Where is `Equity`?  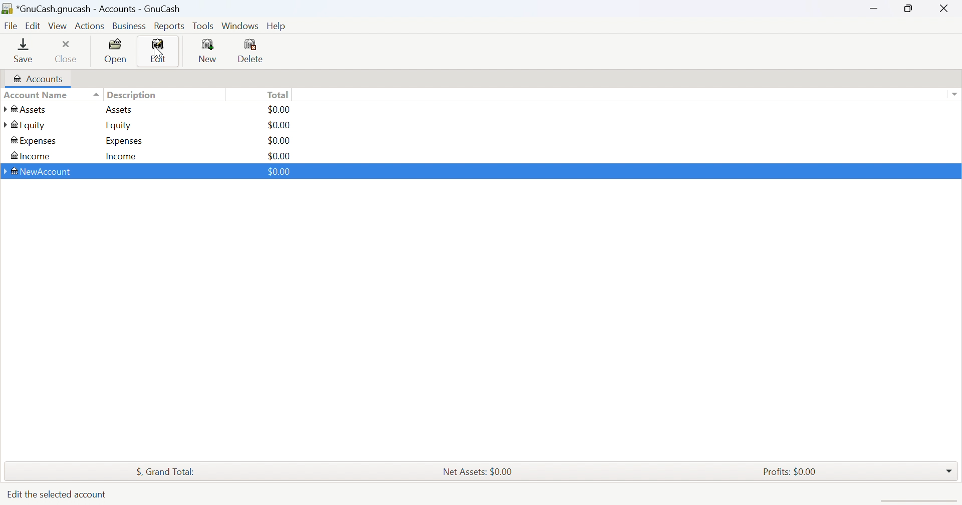 Equity is located at coordinates (120, 125).